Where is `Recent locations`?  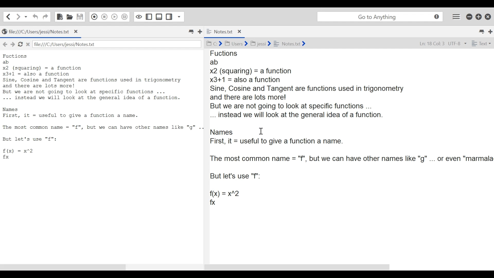
Recent locations is located at coordinates (27, 16).